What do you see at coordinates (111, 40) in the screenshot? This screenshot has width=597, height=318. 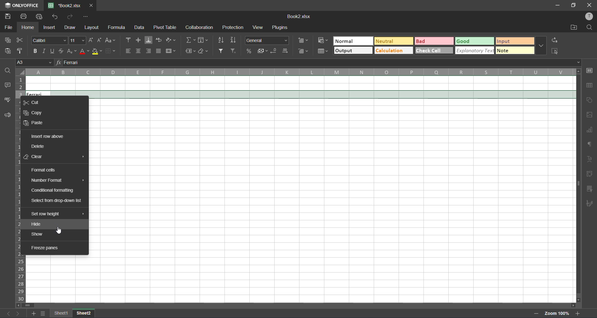 I see `change case` at bounding box center [111, 40].